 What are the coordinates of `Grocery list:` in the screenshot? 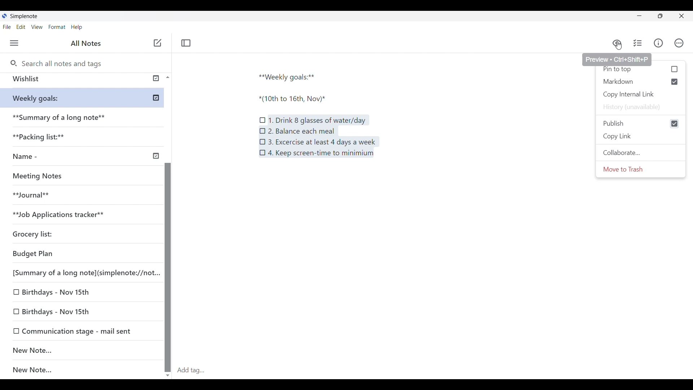 It's located at (44, 232).